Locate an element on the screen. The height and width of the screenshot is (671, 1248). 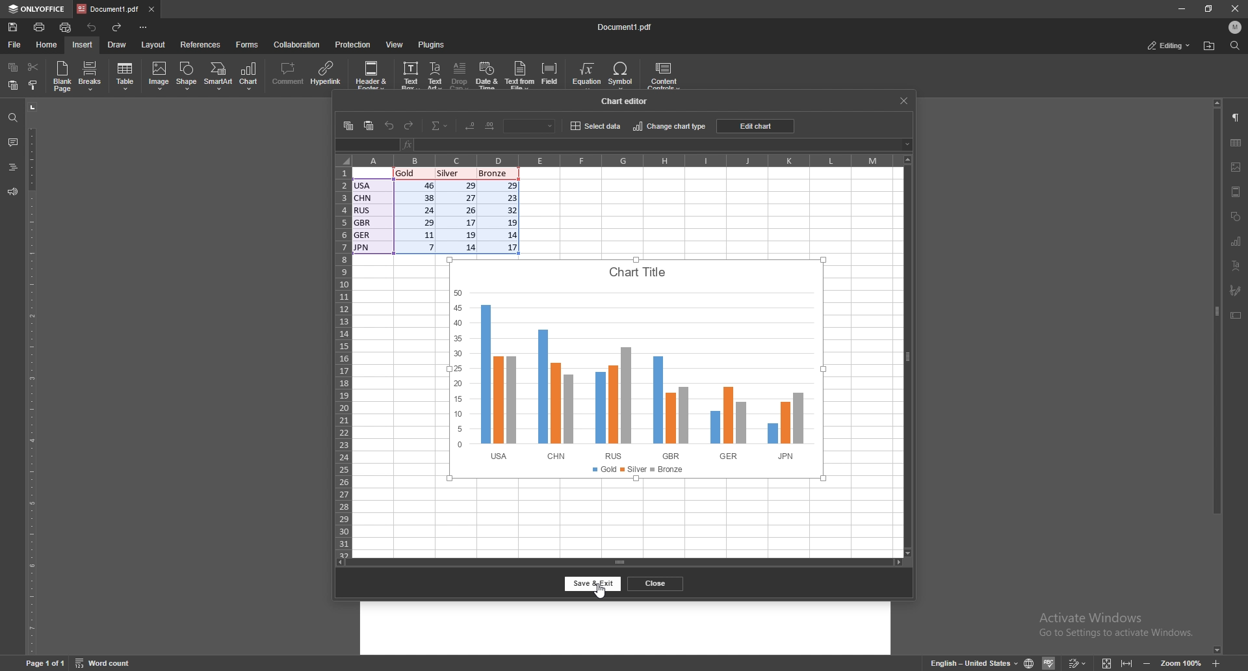
checkbox is located at coordinates (159, 74).